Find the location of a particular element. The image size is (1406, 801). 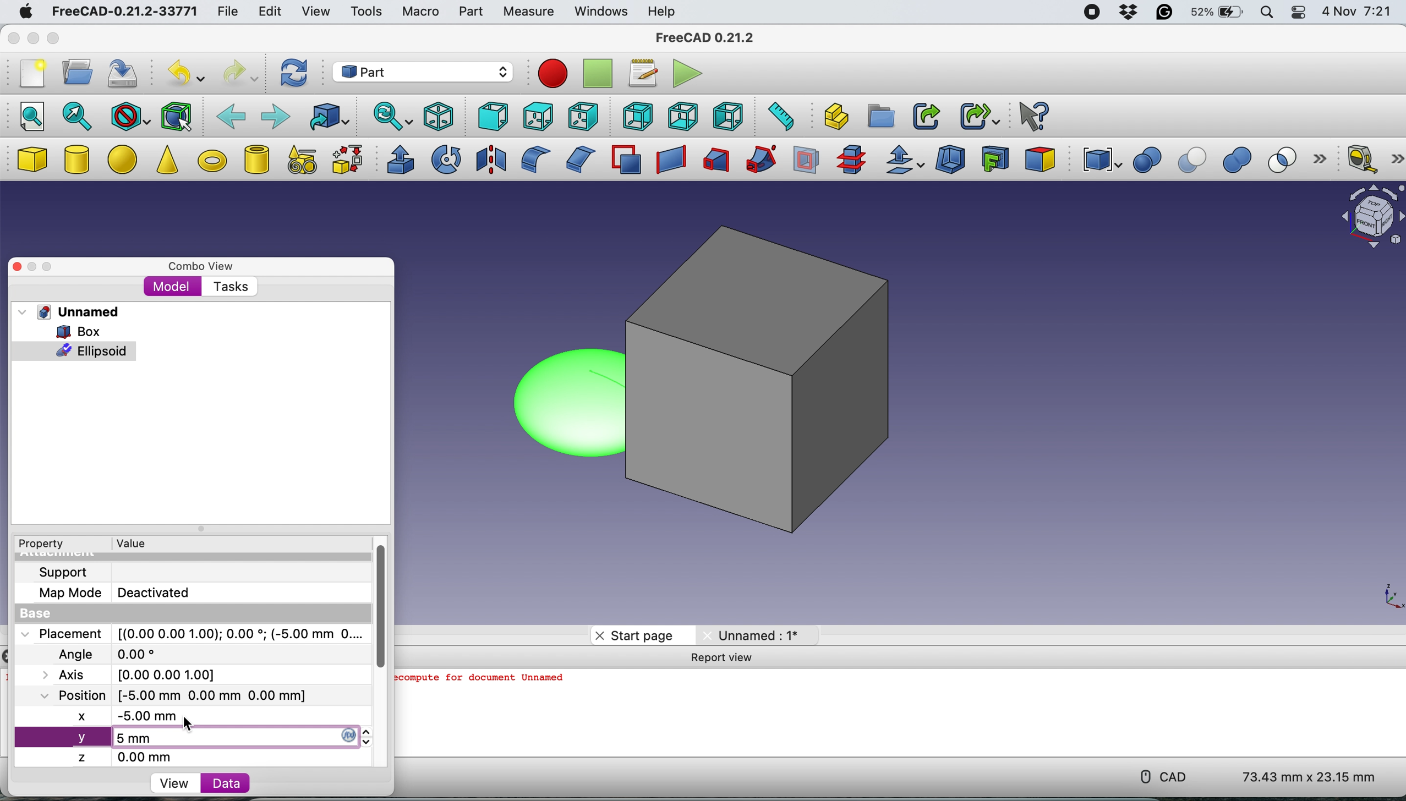

ecompute for document Unnamed is located at coordinates (484, 681).